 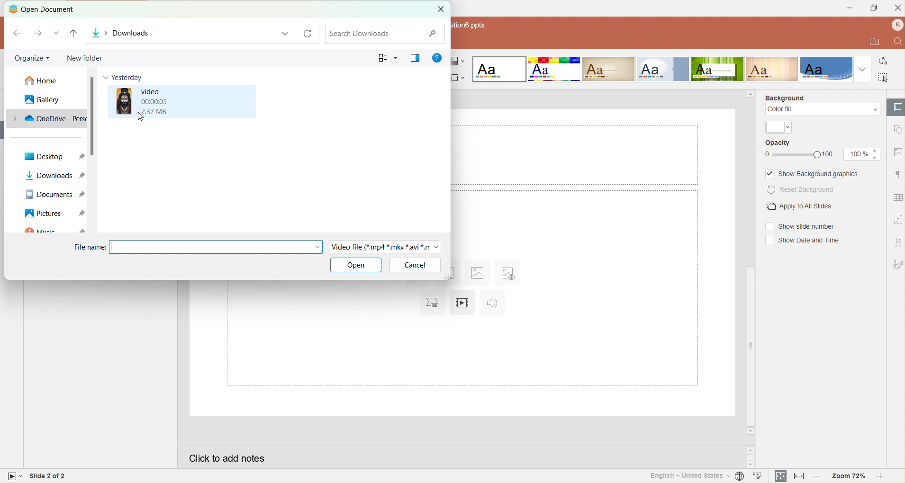 I want to click on Green leaf, so click(x=718, y=70).